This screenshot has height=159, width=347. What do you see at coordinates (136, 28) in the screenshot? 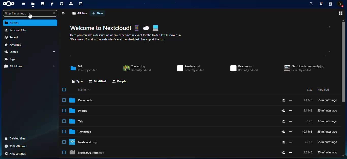
I see `Smartphone emoji` at bounding box center [136, 28].